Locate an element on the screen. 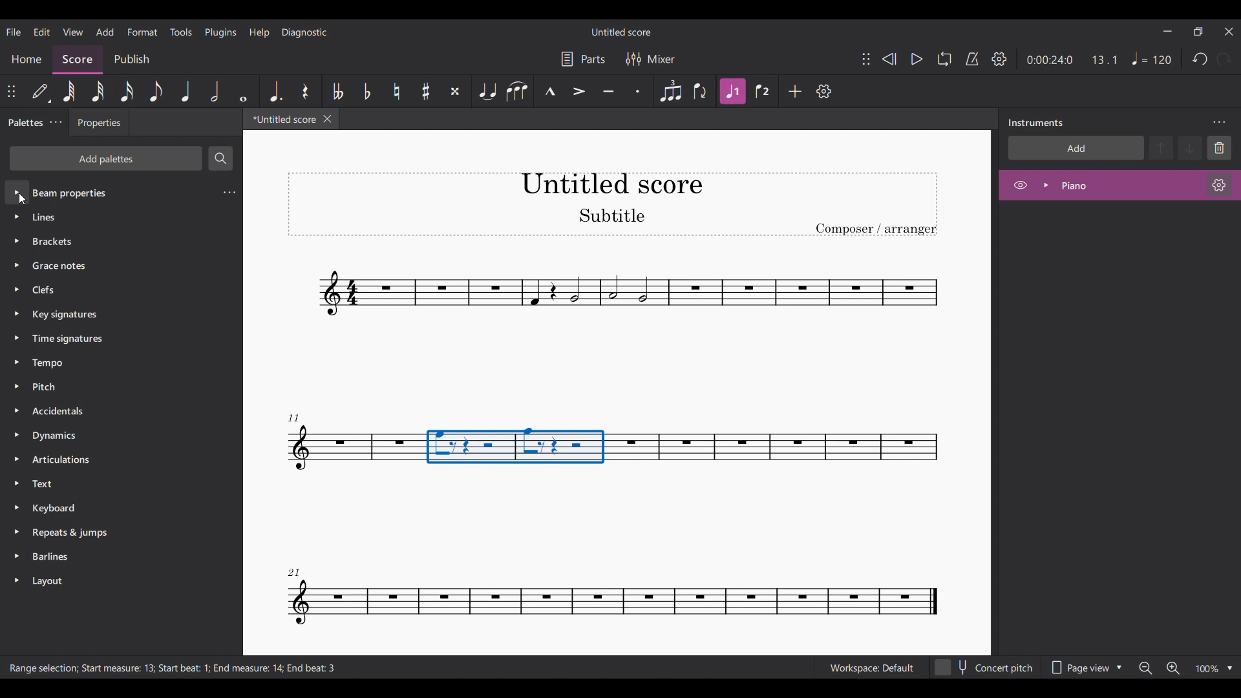 This screenshot has width=1241, height=698. 32nd note is located at coordinates (98, 91).